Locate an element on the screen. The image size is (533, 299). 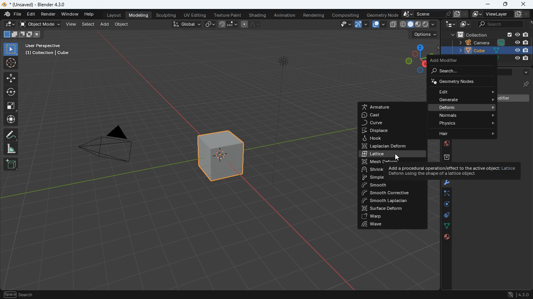
normals is located at coordinates (467, 116).